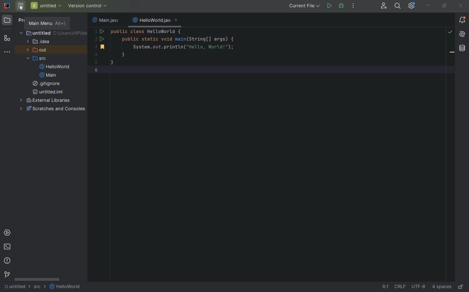 The height and width of the screenshot is (292, 469). What do you see at coordinates (444, 6) in the screenshot?
I see `restore down` at bounding box center [444, 6].